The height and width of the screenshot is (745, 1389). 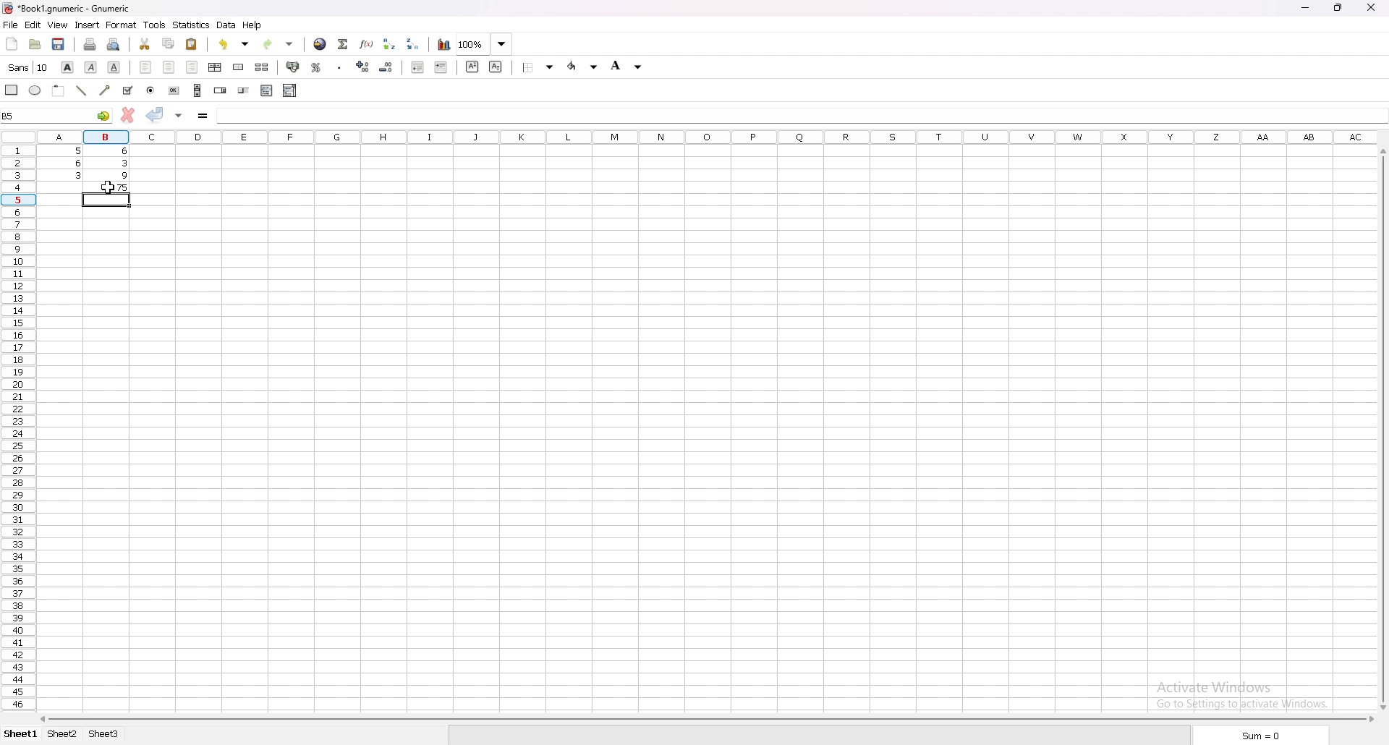 What do you see at coordinates (708, 136) in the screenshot?
I see `column` at bounding box center [708, 136].